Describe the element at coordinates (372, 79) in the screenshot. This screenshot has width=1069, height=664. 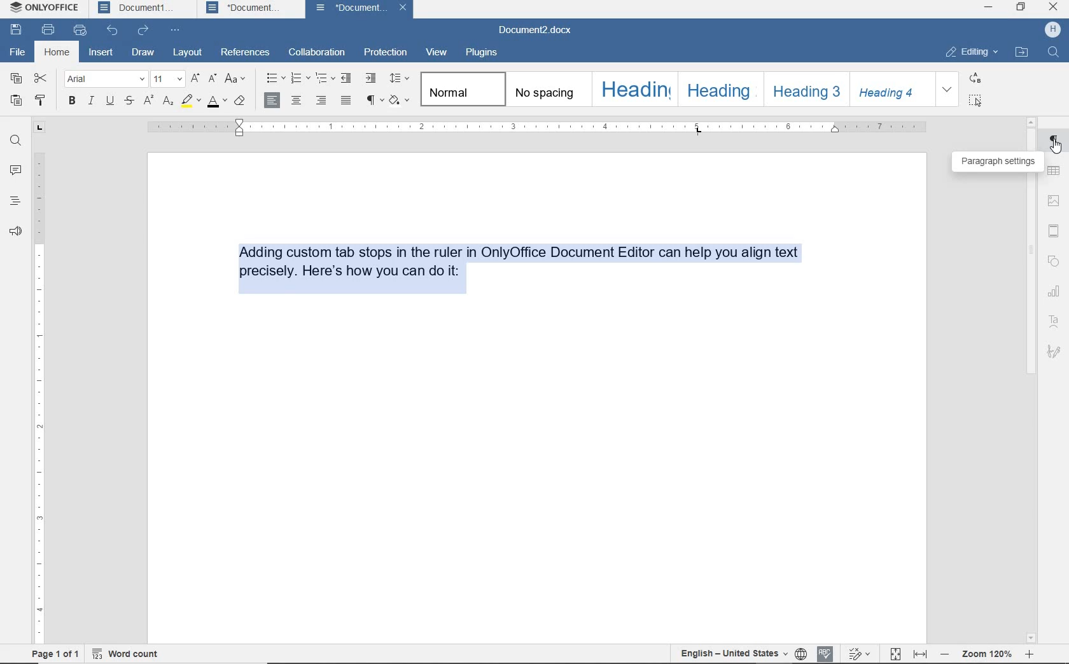
I see `increase indent` at that location.